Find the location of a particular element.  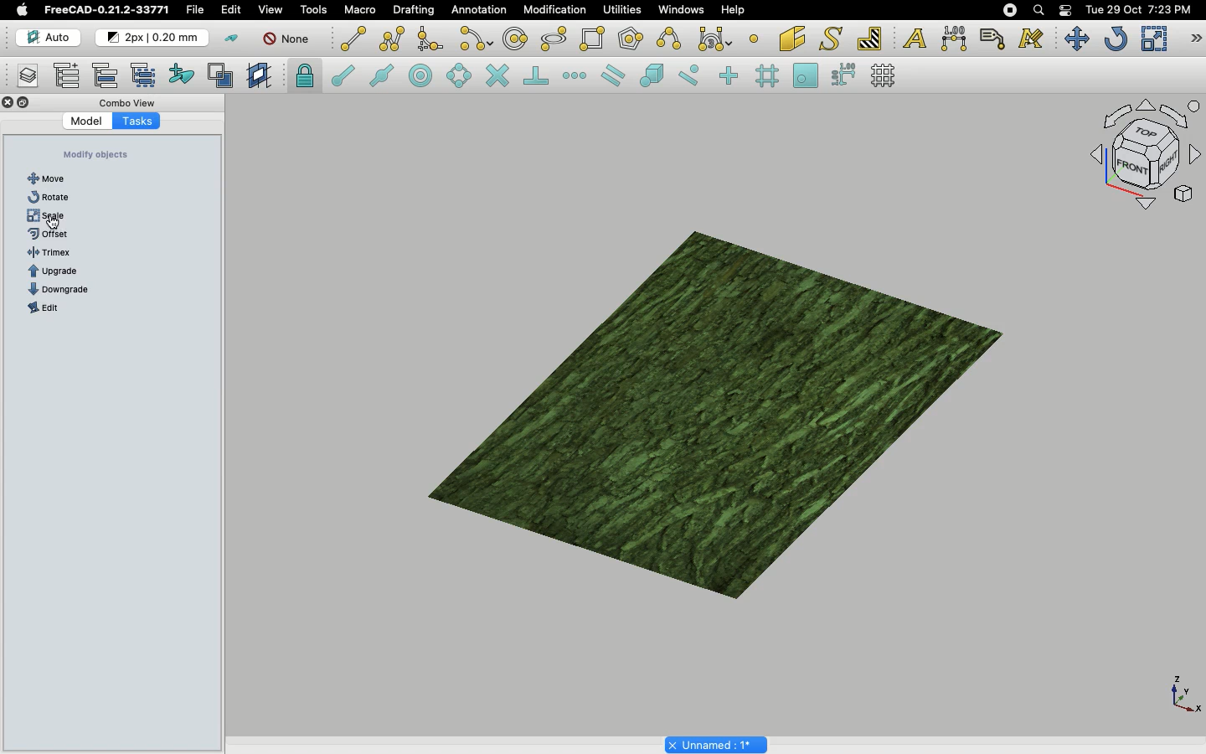

Snap center is located at coordinates (419, 76).